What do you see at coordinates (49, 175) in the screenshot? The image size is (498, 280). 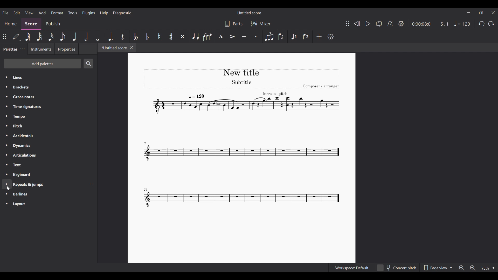 I see `Keyboard` at bounding box center [49, 175].